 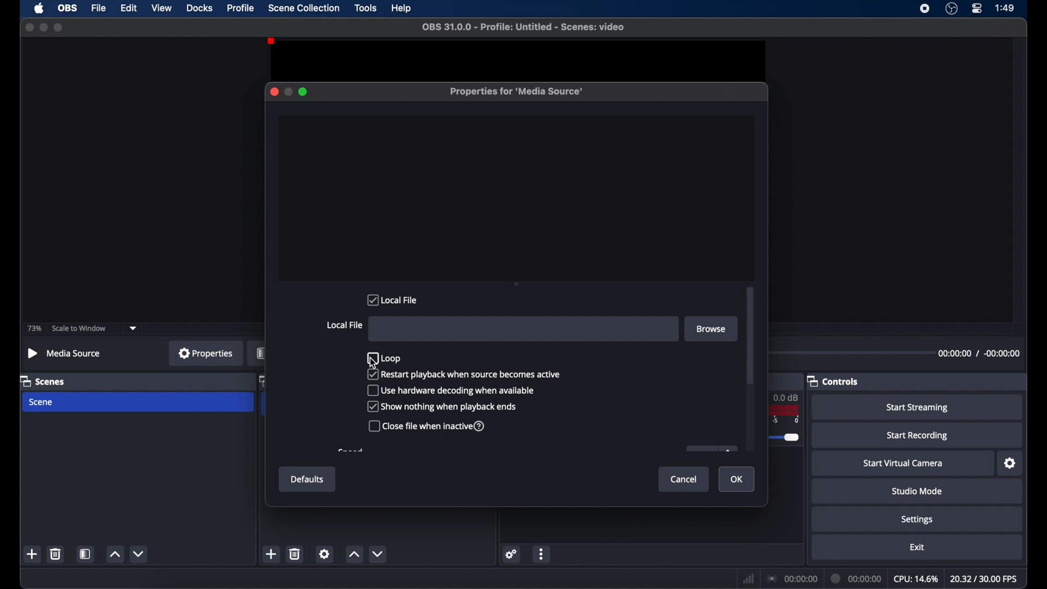 I want to click on duration, so click(x=857, y=578).